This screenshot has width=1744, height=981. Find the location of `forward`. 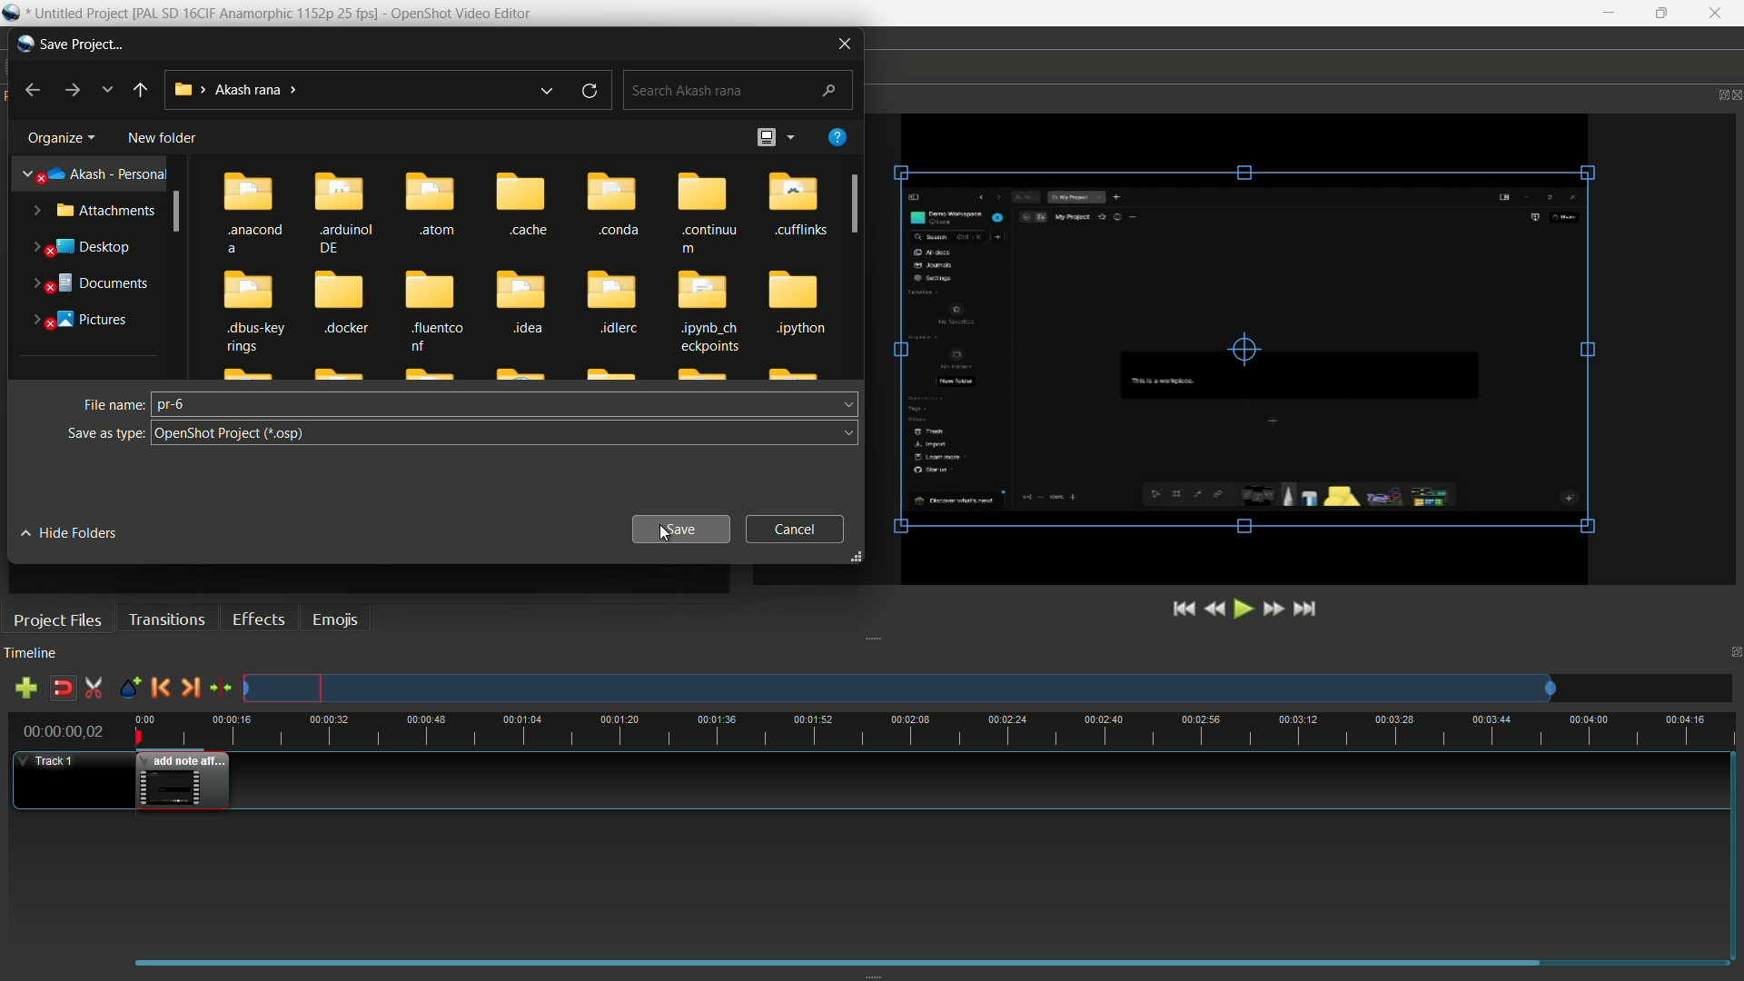

forward is located at coordinates (72, 89).